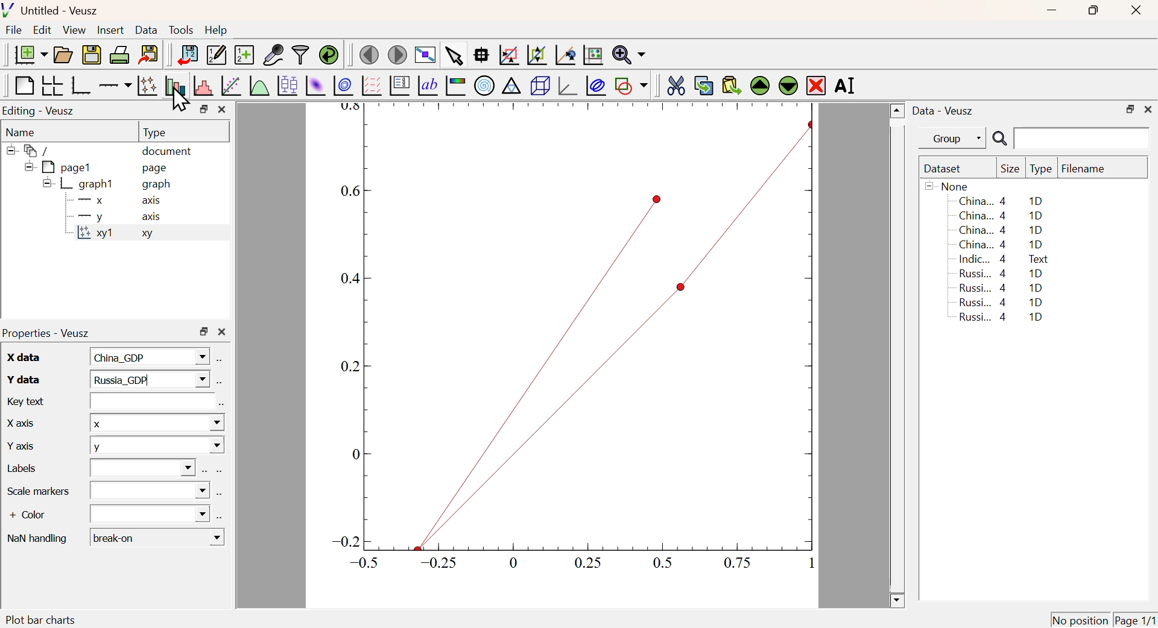 The height and width of the screenshot is (628, 1158). What do you see at coordinates (817, 86) in the screenshot?
I see `Remove` at bounding box center [817, 86].